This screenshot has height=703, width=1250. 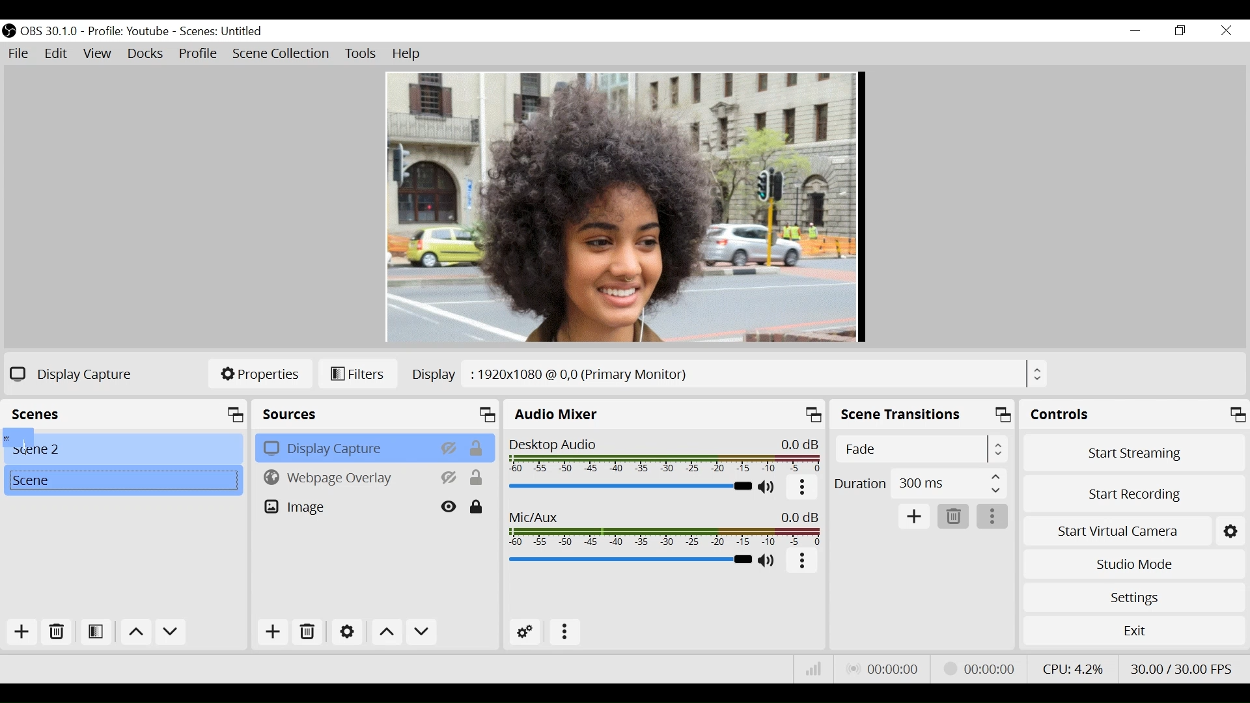 I want to click on CPU Usage, so click(x=1073, y=668).